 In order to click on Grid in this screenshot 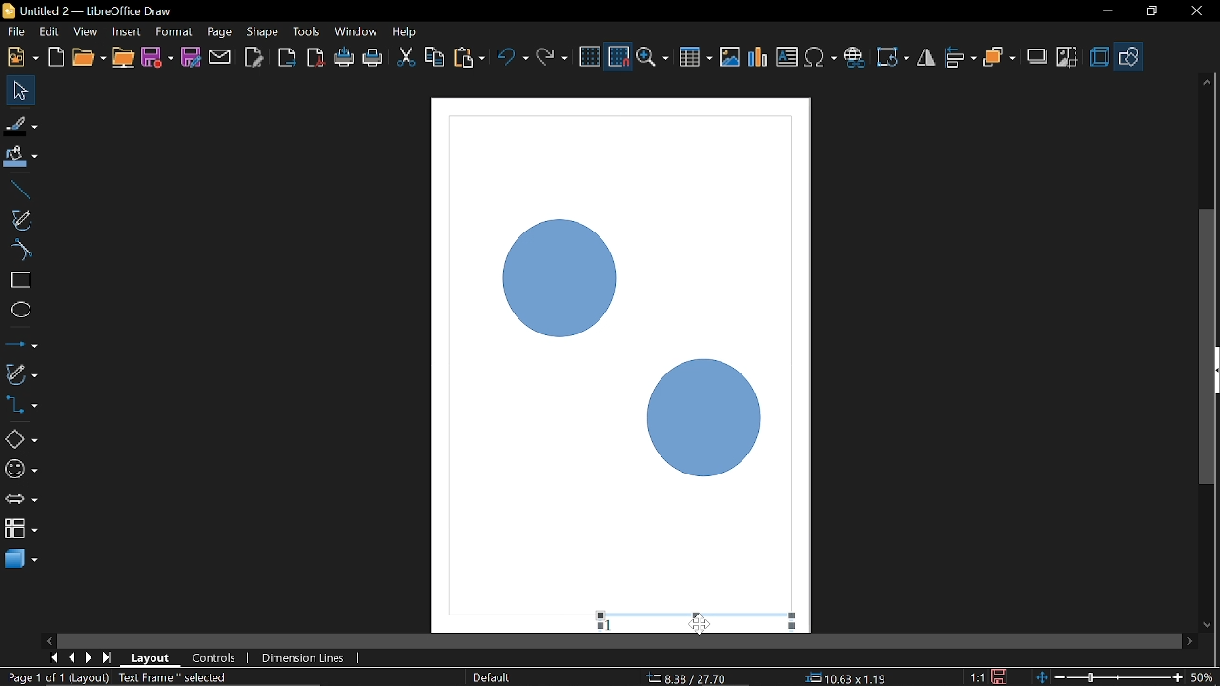, I will do `click(590, 57)`.